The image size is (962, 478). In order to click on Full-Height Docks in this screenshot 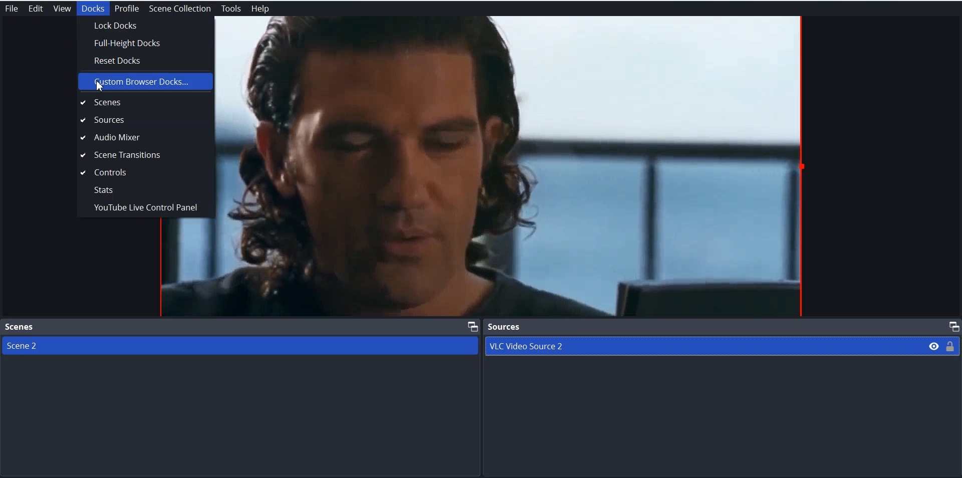, I will do `click(142, 43)`.